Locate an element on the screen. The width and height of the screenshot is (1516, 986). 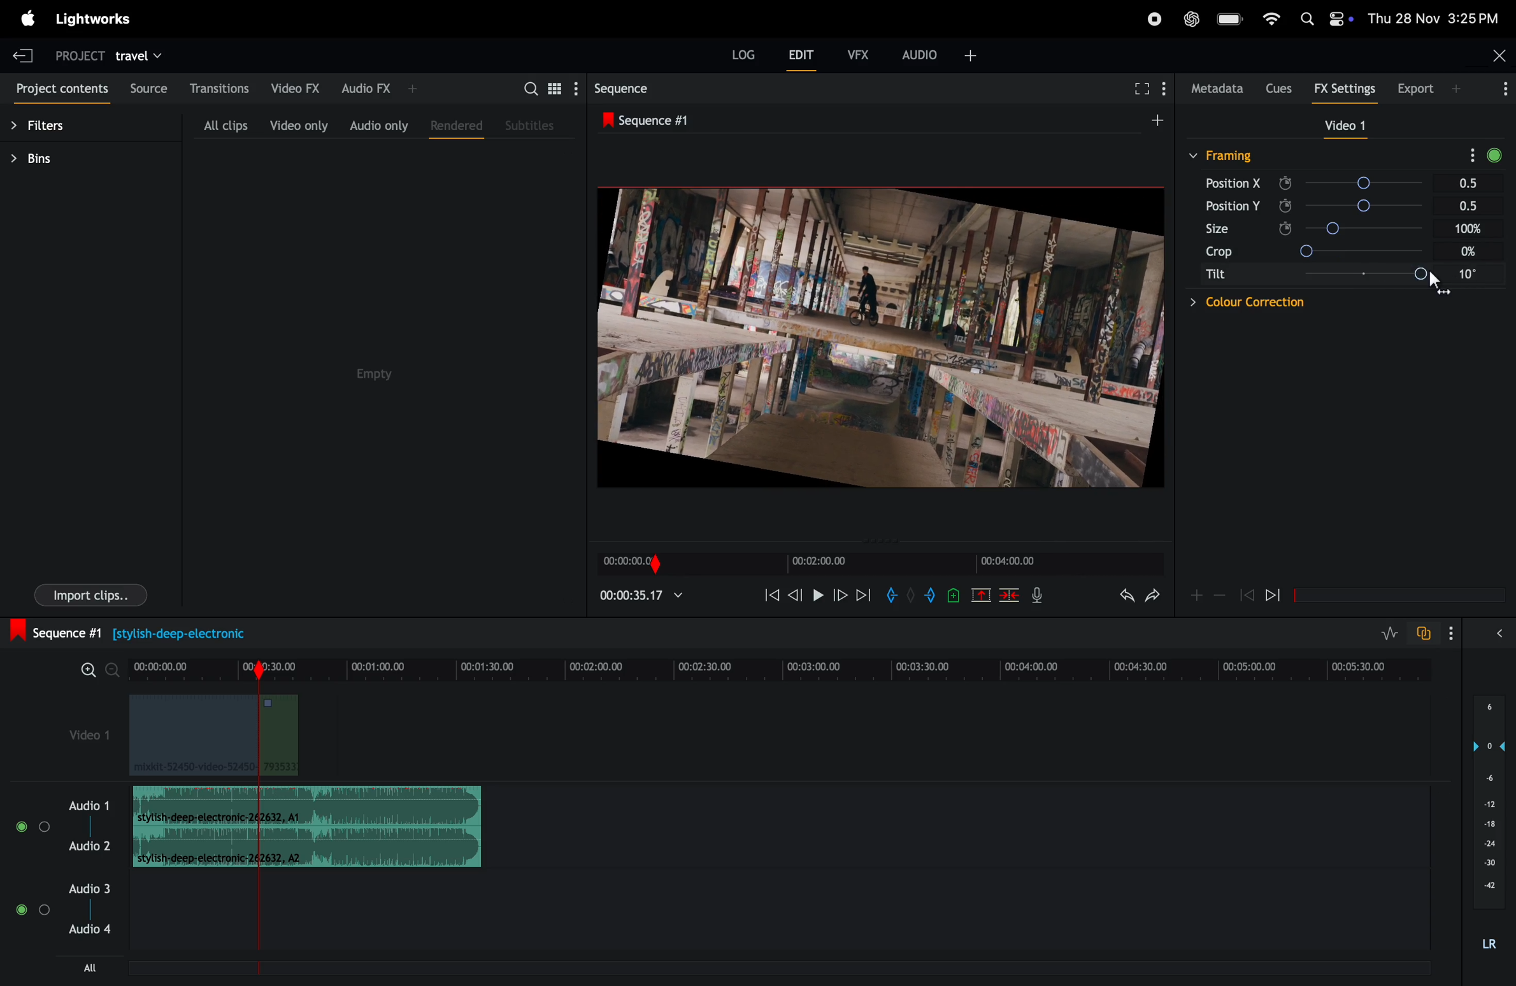
cursor is located at coordinates (1440, 283).